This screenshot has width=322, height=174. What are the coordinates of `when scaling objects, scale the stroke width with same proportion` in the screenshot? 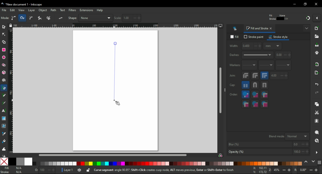 It's located at (269, 18).